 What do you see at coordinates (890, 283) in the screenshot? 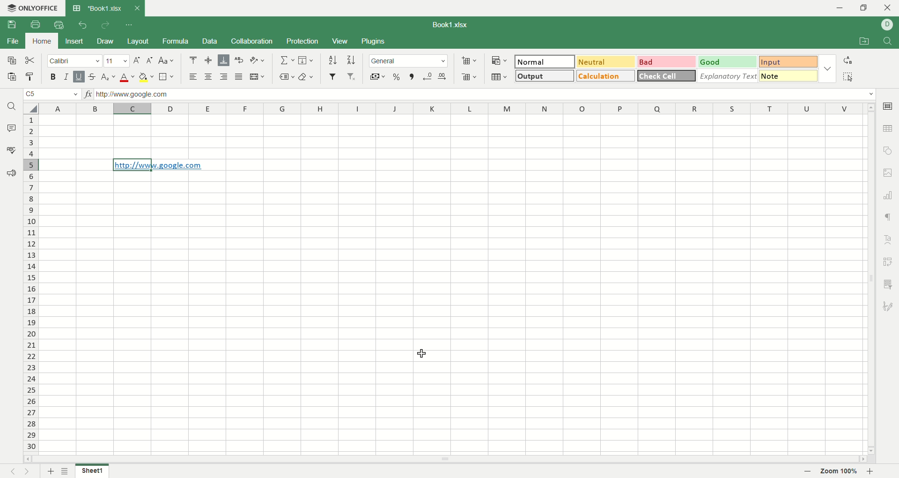
I see `slice settings` at bounding box center [890, 283].